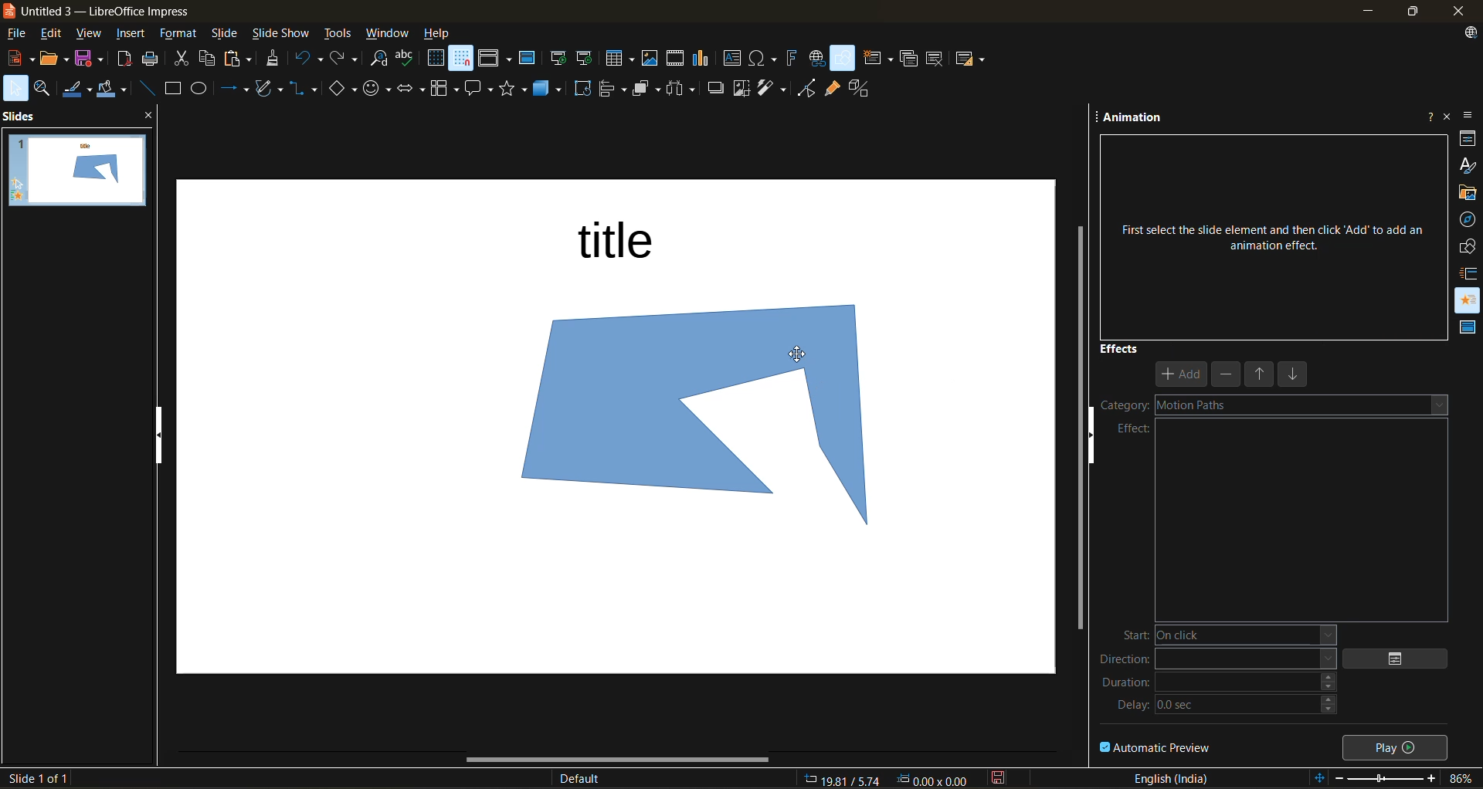 This screenshot has height=789, width=1483. Describe the element at coordinates (345, 93) in the screenshot. I see `basic shapes` at that location.